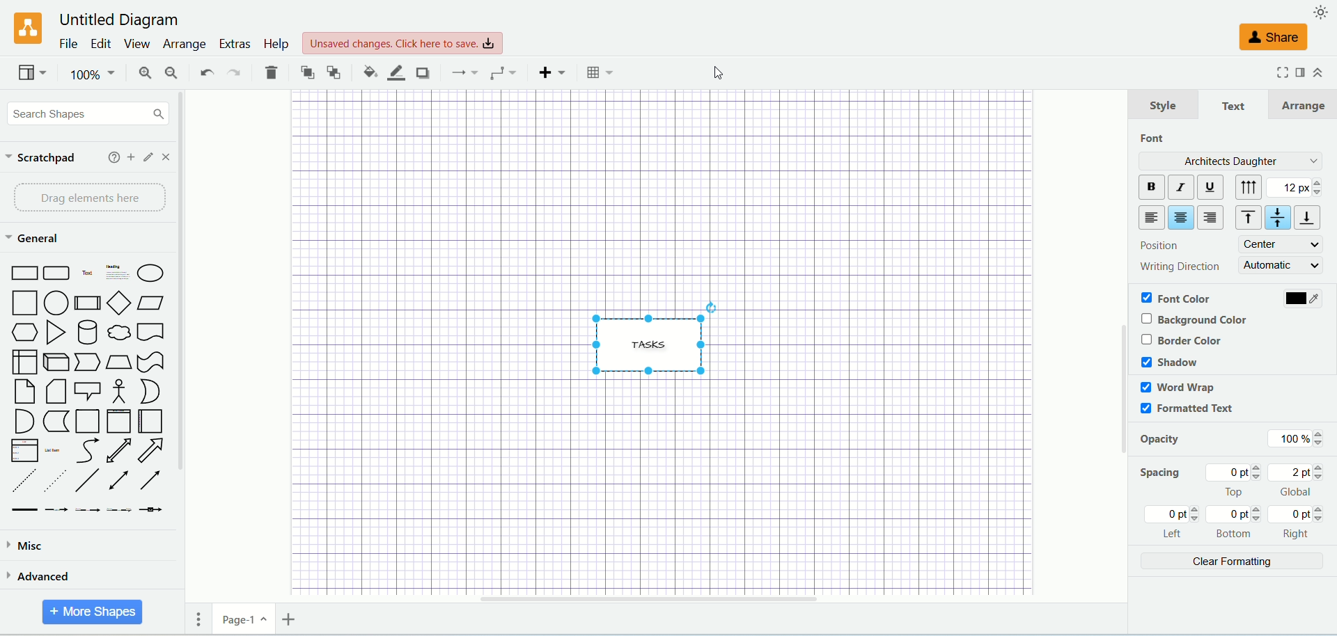 This screenshot has width=1337, height=636. What do you see at coordinates (1292, 438) in the screenshot?
I see `100%` at bounding box center [1292, 438].